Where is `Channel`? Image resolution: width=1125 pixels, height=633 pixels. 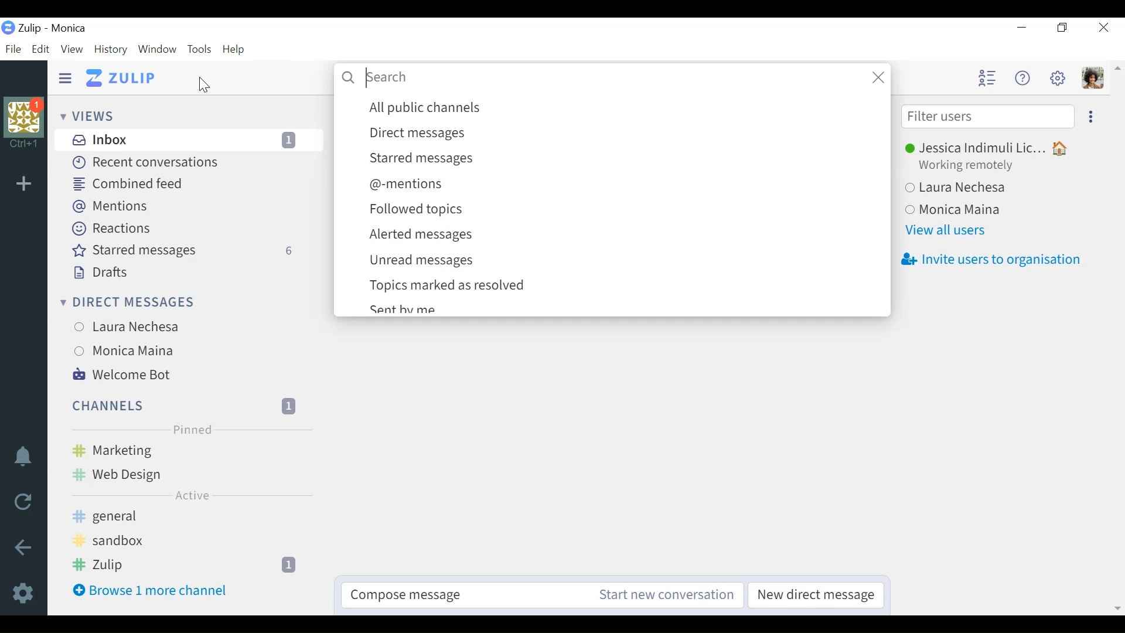 Channel is located at coordinates (189, 451).